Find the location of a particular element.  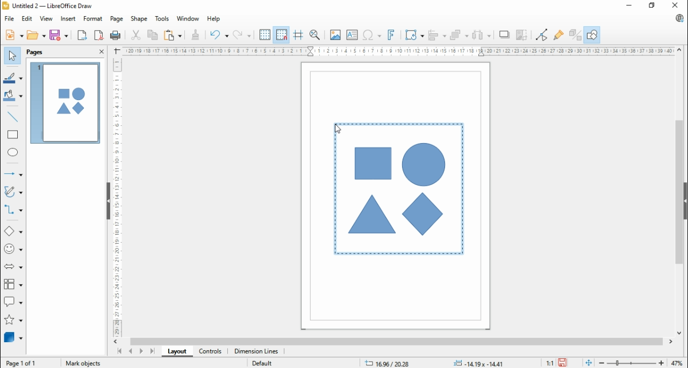

clone formattings is located at coordinates (195, 35).